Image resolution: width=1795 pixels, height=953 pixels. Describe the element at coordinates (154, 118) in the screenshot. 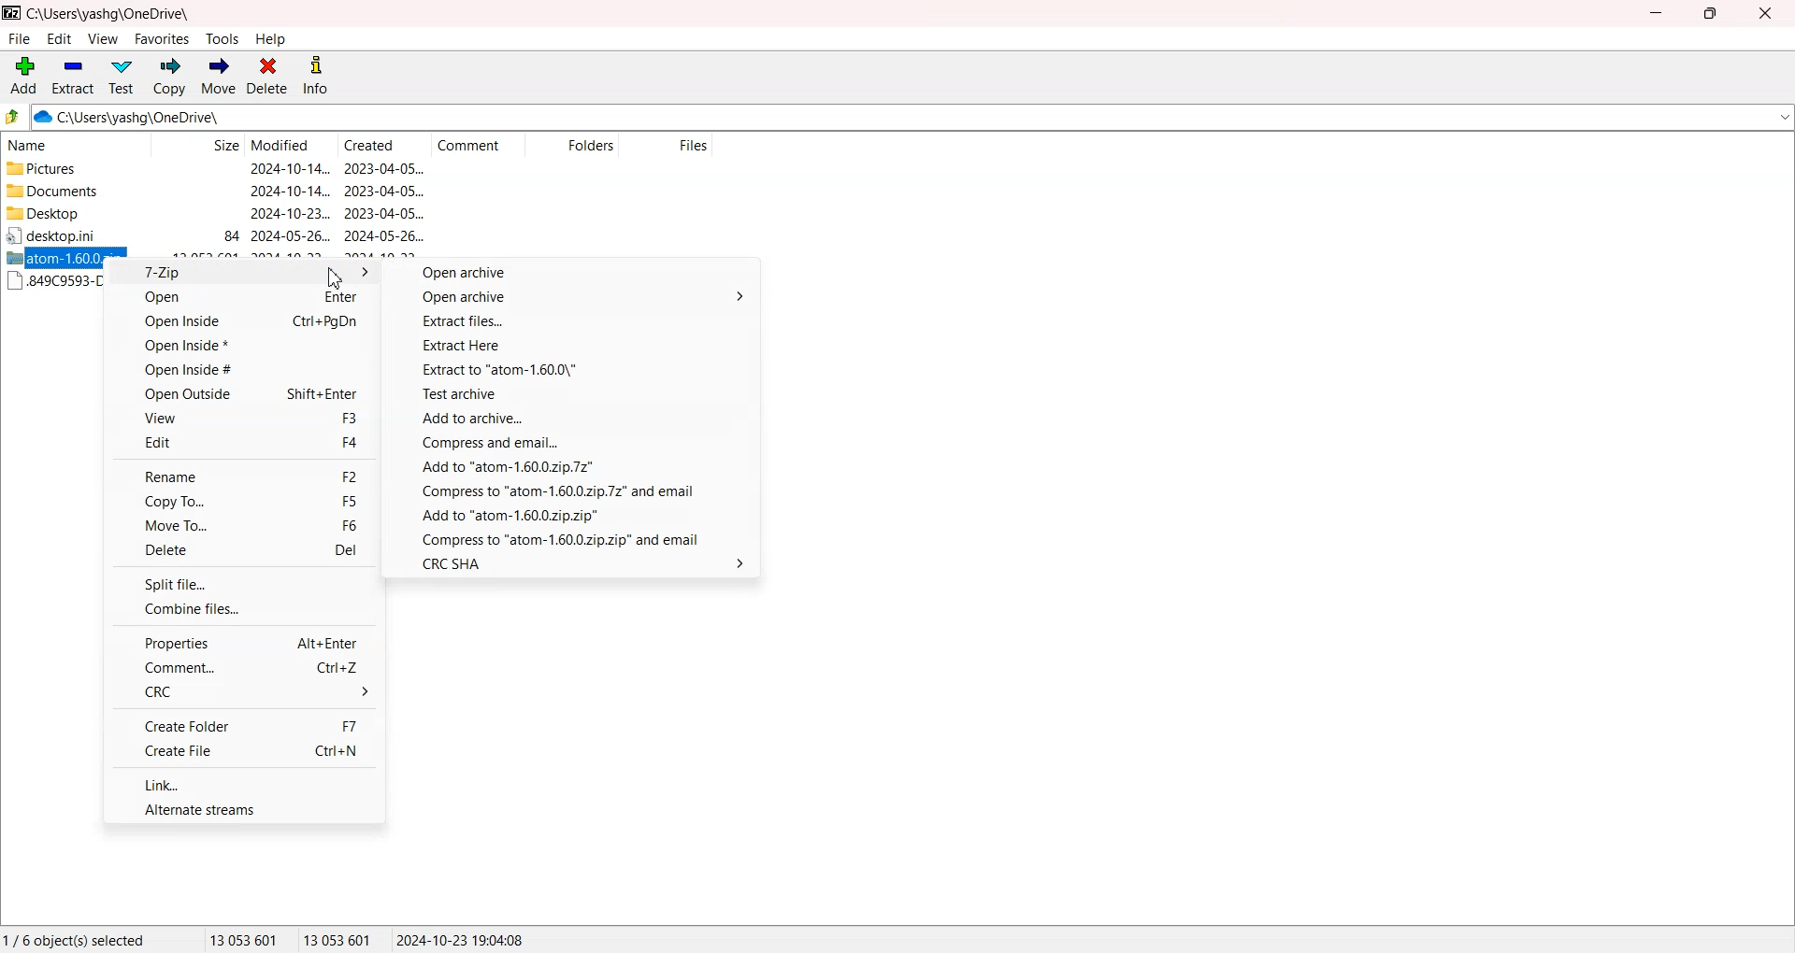

I see `C:\Users\yashg\OneDrive\` at that location.